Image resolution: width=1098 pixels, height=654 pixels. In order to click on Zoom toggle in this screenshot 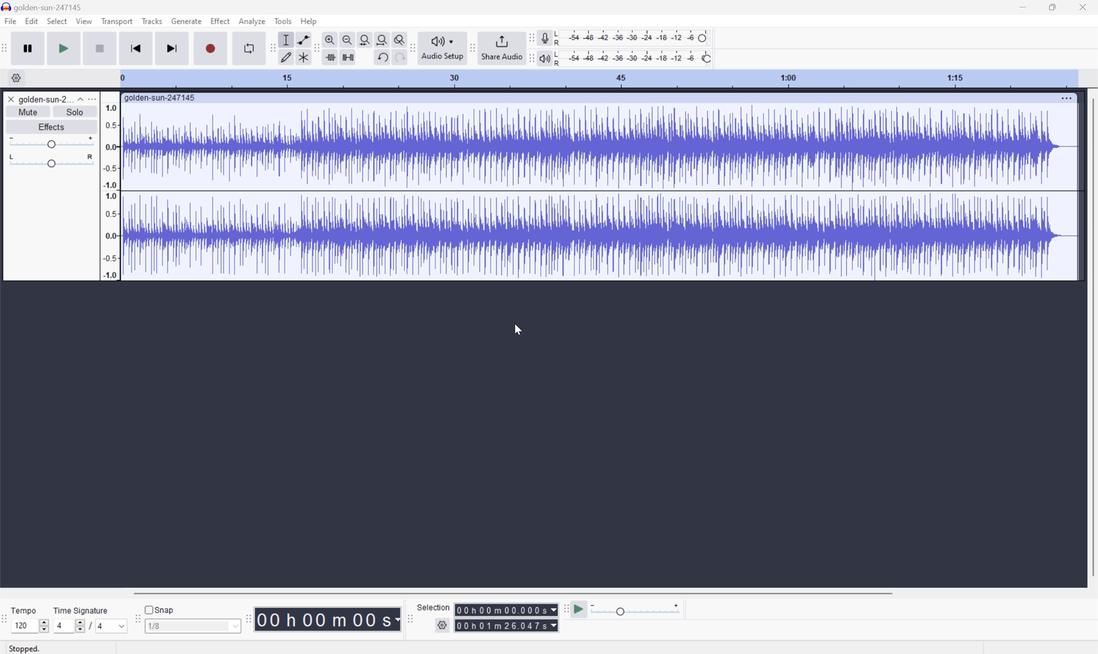, I will do `click(397, 39)`.